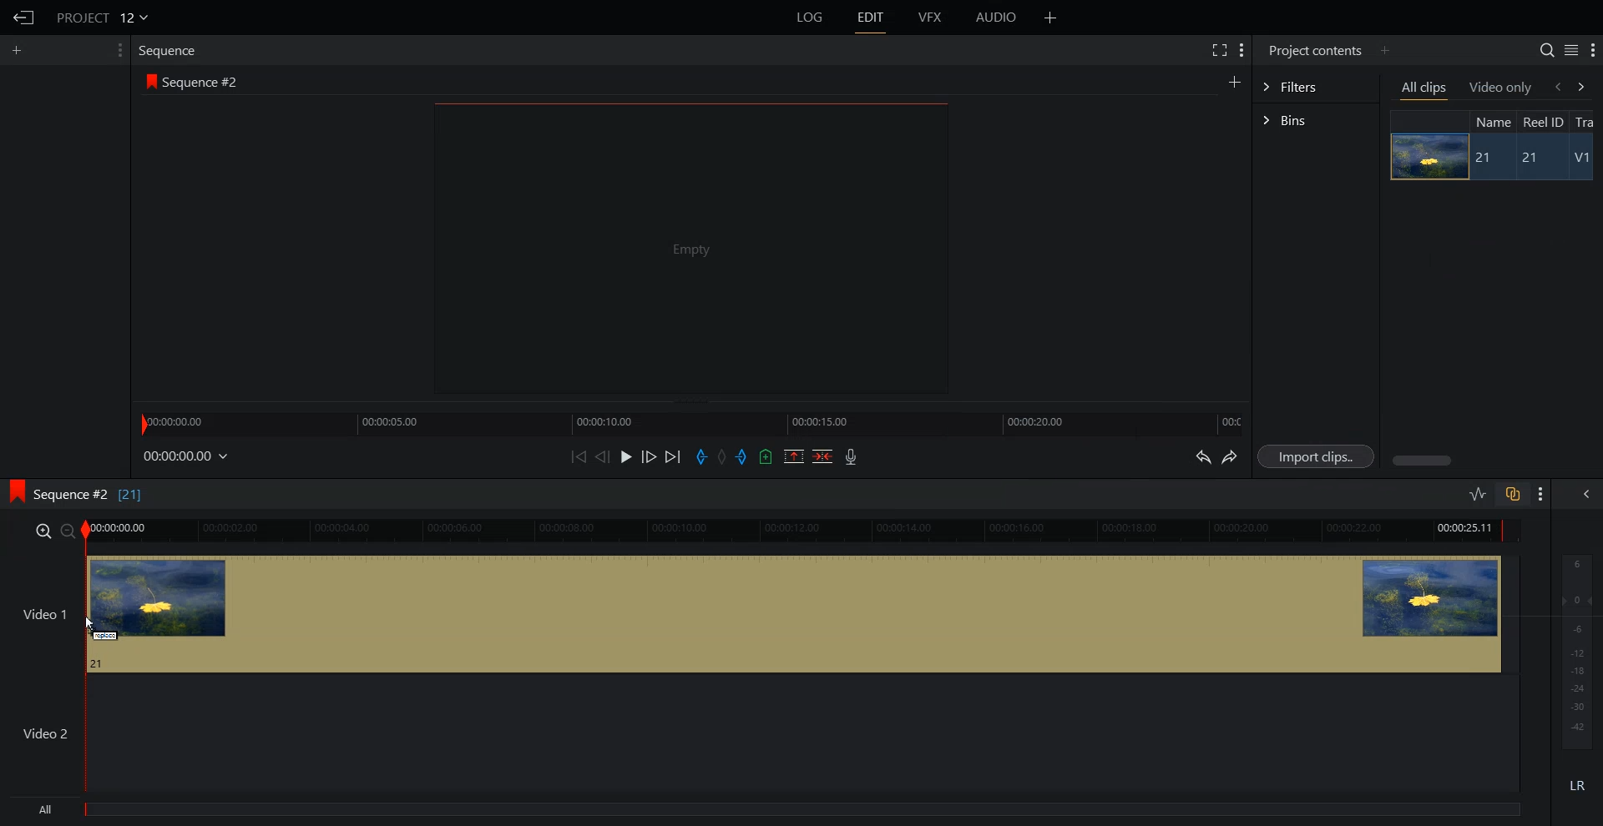 The height and width of the screenshot is (826, 1603). I want to click on 00:00:00.00, so click(187, 457).